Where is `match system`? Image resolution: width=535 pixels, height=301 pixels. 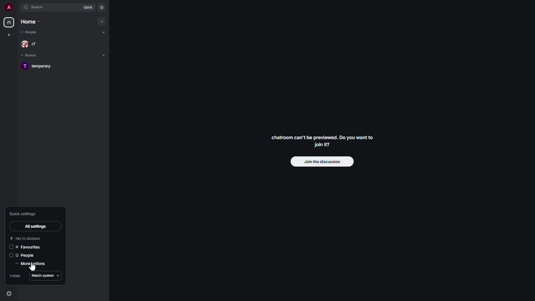
match system is located at coordinates (46, 276).